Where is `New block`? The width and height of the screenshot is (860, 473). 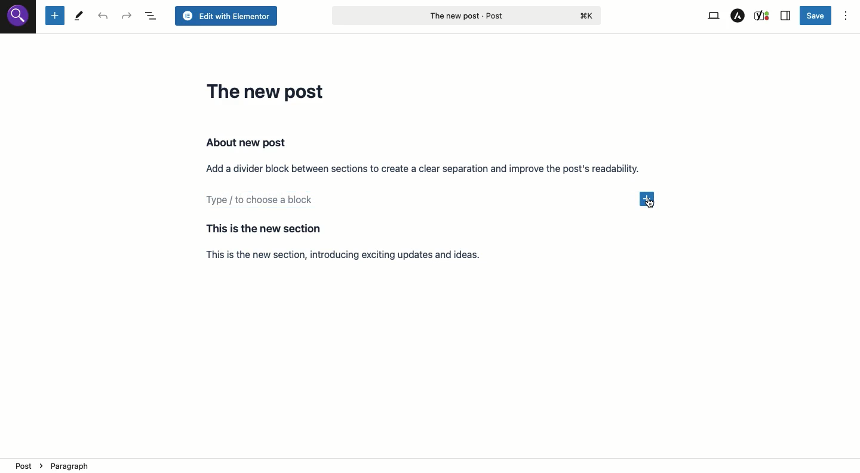
New block is located at coordinates (54, 16).